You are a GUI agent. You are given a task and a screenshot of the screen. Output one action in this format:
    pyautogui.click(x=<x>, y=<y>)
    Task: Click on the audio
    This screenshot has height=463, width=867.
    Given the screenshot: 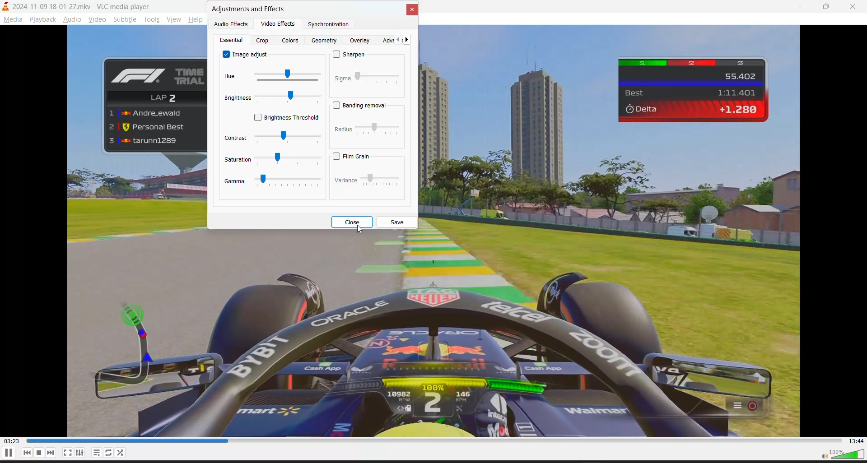 What is the action you would take?
    pyautogui.click(x=70, y=19)
    